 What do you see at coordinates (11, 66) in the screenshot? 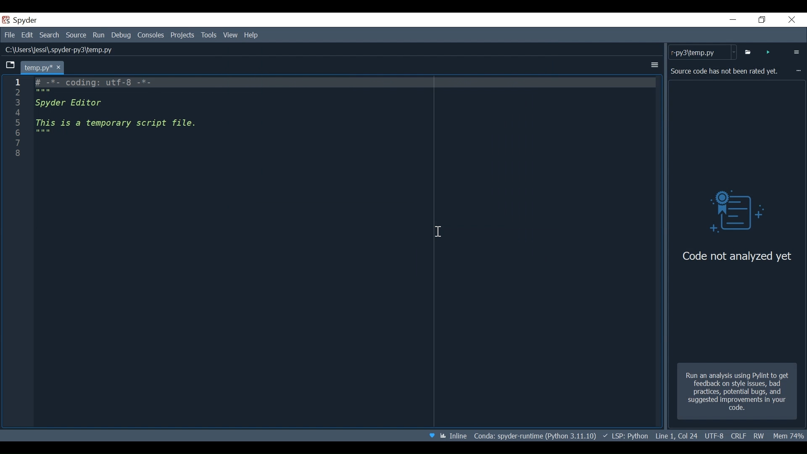
I see `Browse tabs` at bounding box center [11, 66].